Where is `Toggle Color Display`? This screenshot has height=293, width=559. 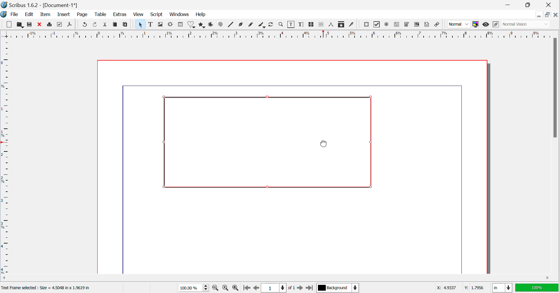 Toggle Color Display is located at coordinates (477, 25).